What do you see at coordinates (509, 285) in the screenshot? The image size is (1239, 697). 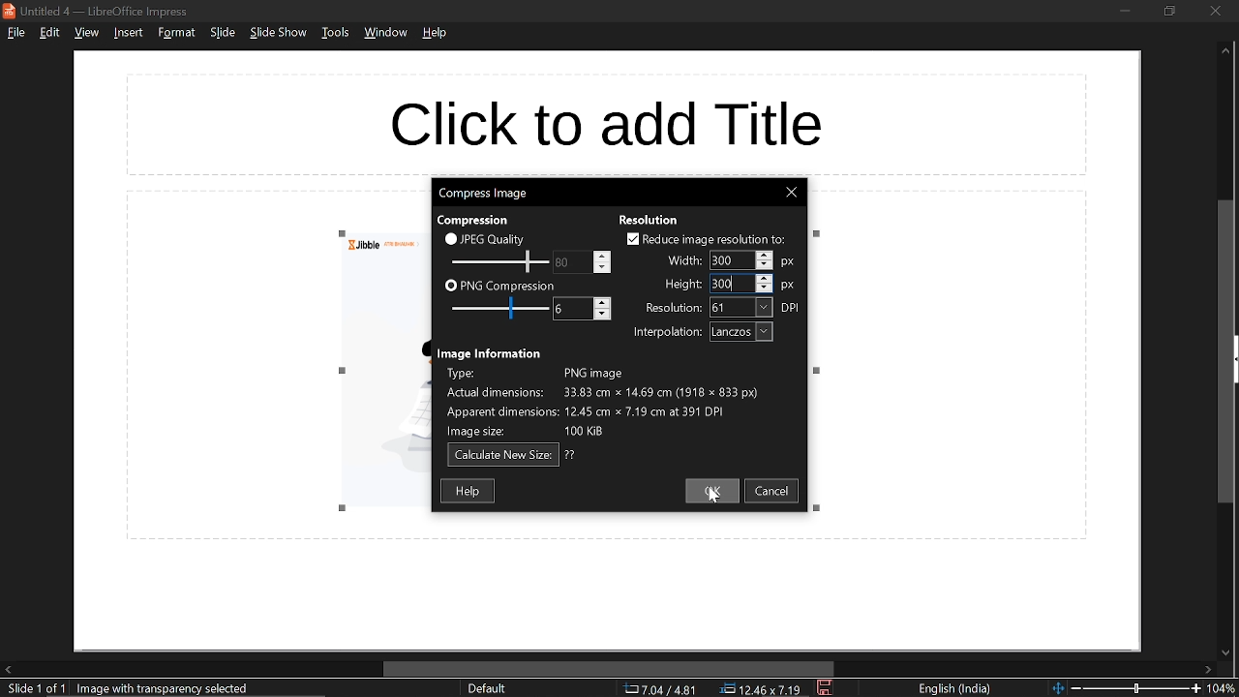 I see `PNG compression` at bounding box center [509, 285].